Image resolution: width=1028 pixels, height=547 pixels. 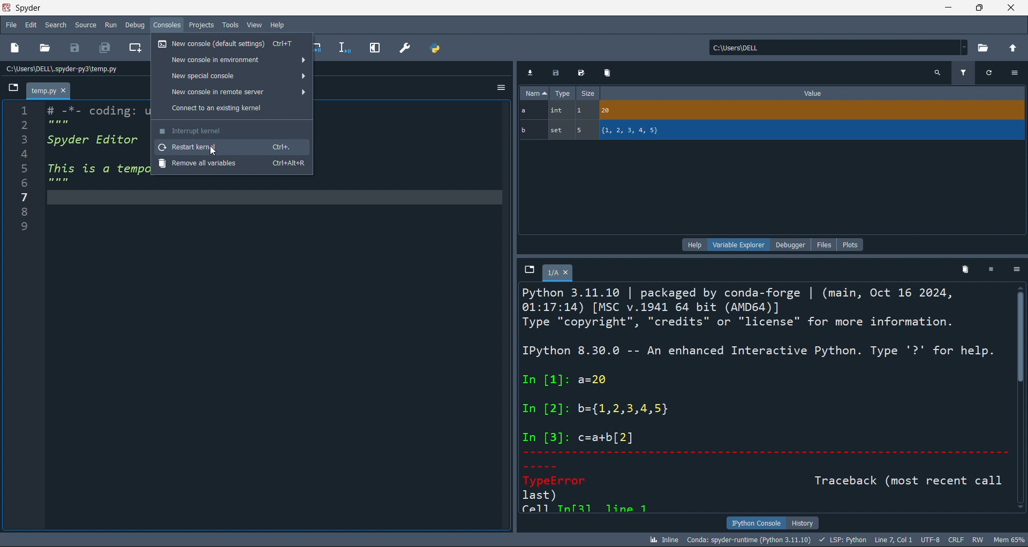 What do you see at coordinates (46, 48) in the screenshot?
I see `open` at bounding box center [46, 48].